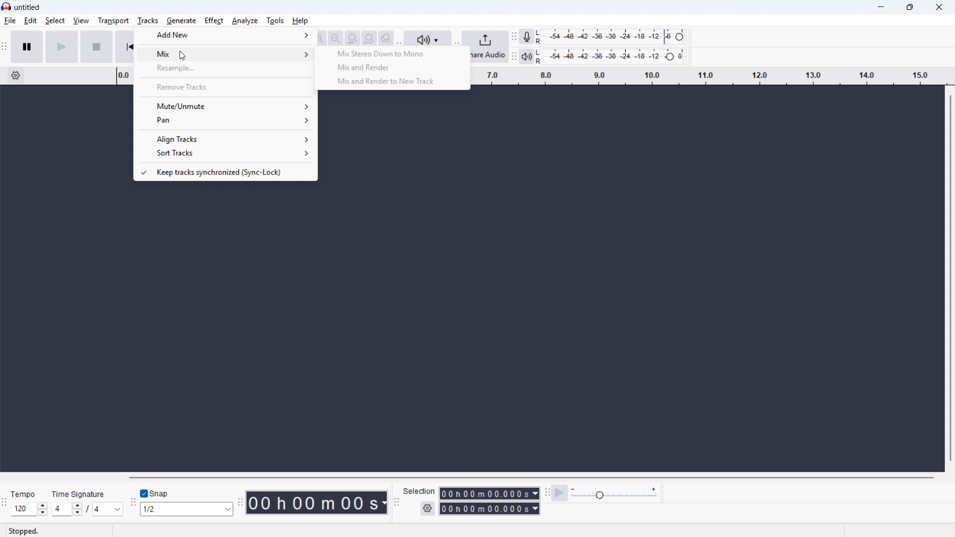 The width and height of the screenshot is (955, 537). What do you see at coordinates (609, 37) in the screenshot?
I see `Recording level` at bounding box center [609, 37].